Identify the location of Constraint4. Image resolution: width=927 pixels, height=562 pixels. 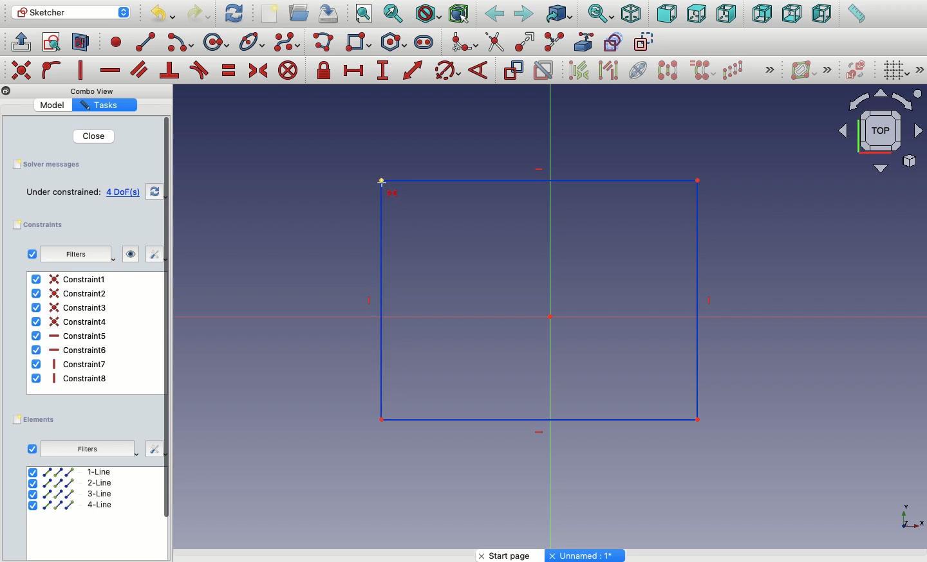
(70, 322).